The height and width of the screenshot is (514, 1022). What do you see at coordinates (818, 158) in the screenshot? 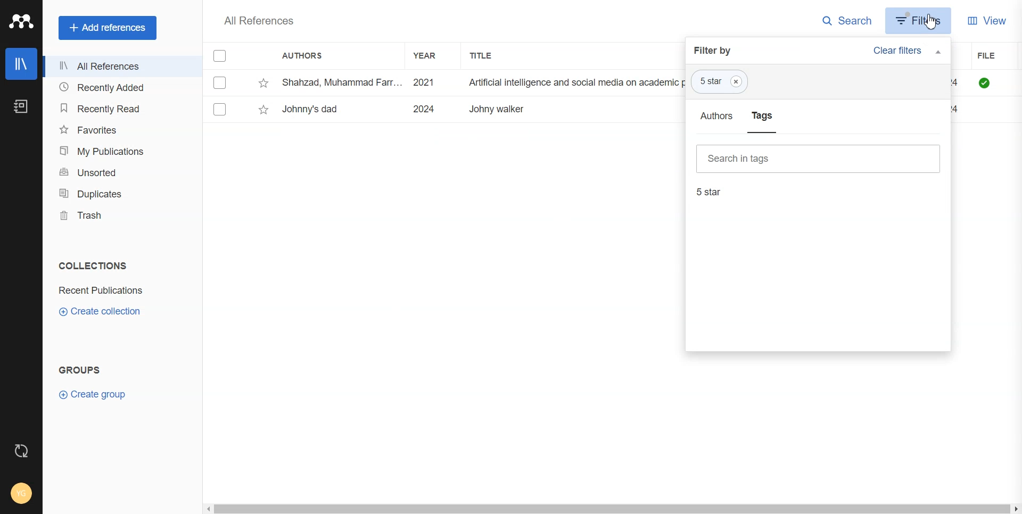
I see `Search in tags` at bounding box center [818, 158].